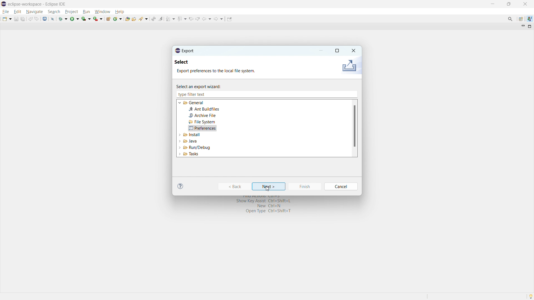  I want to click on finish, so click(305, 186).